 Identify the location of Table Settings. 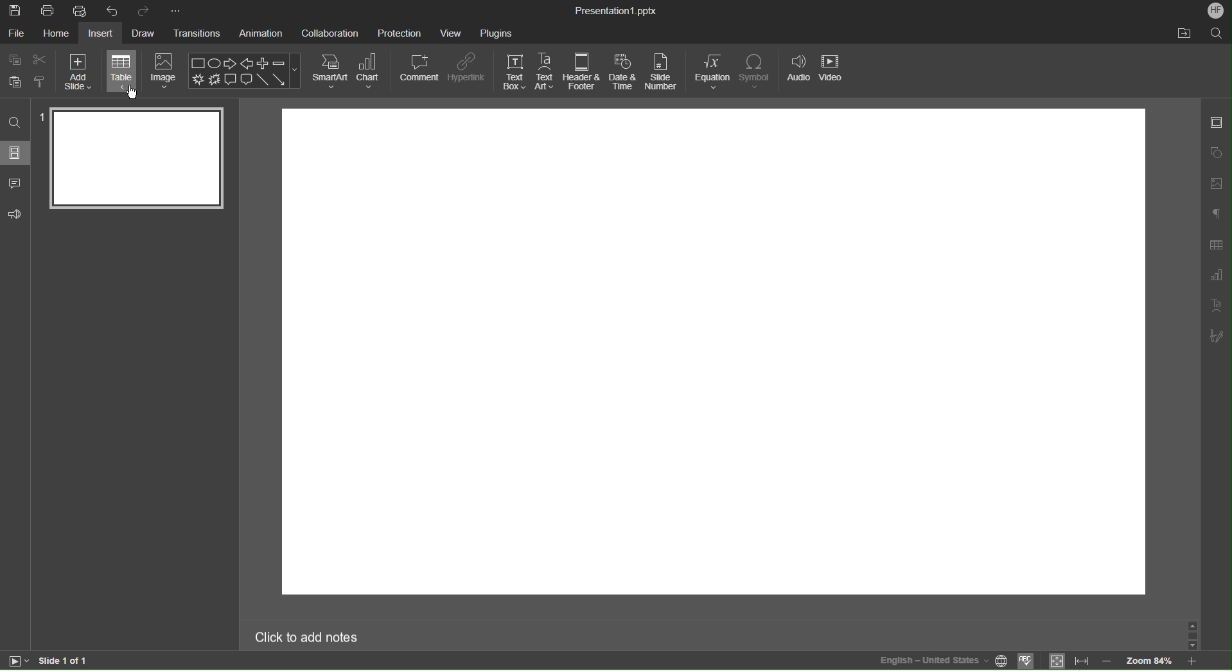
(1217, 244).